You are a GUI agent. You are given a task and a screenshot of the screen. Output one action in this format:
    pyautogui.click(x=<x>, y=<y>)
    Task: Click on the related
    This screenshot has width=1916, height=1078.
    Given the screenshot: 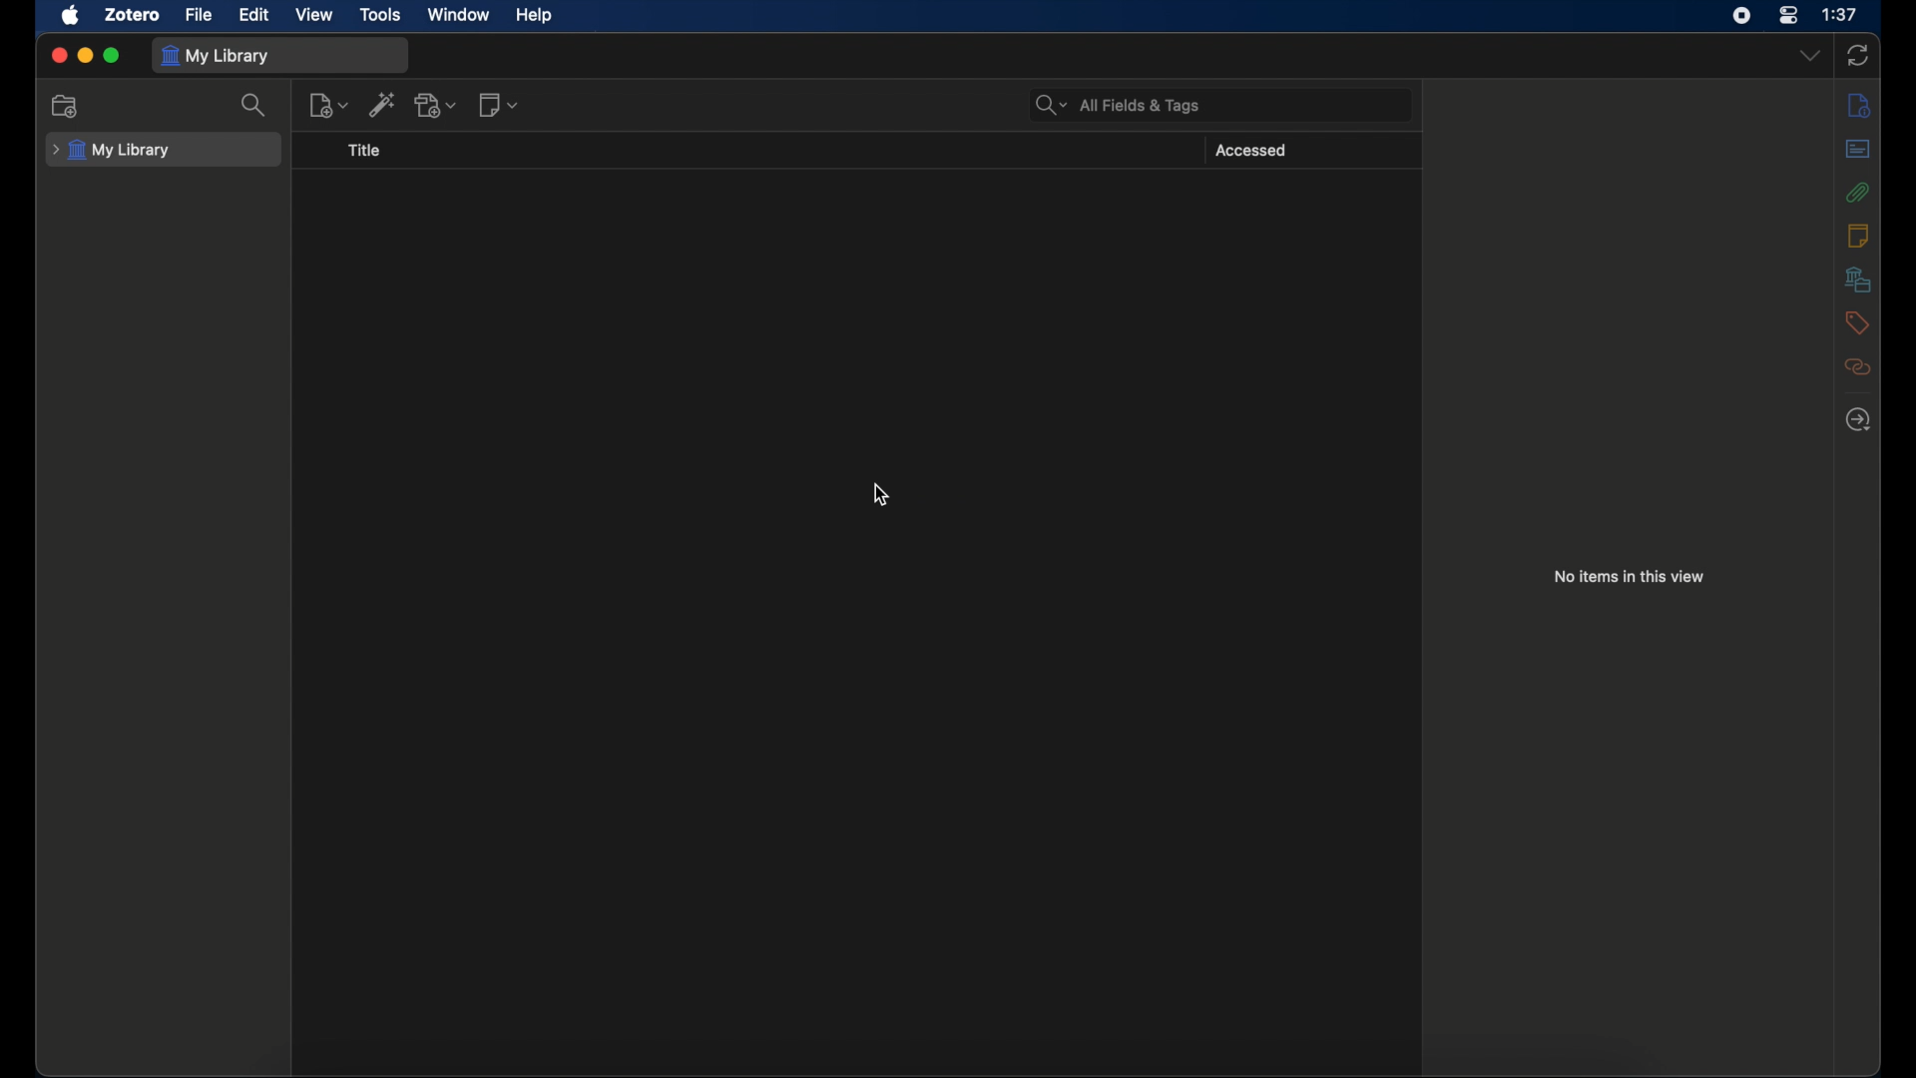 What is the action you would take?
    pyautogui.click(x=1860, y=366)
    